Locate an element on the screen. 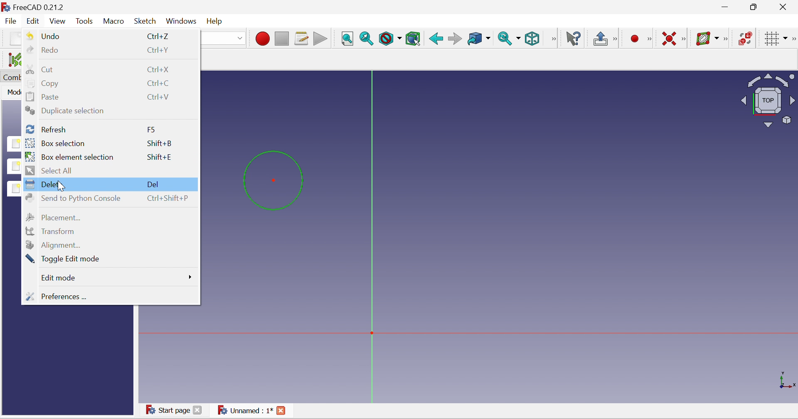  Copy is located at coordinates (44, 83).